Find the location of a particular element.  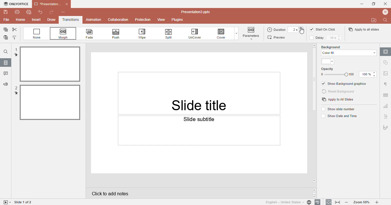

Paragraph settings is located at coordinates (385, 84).